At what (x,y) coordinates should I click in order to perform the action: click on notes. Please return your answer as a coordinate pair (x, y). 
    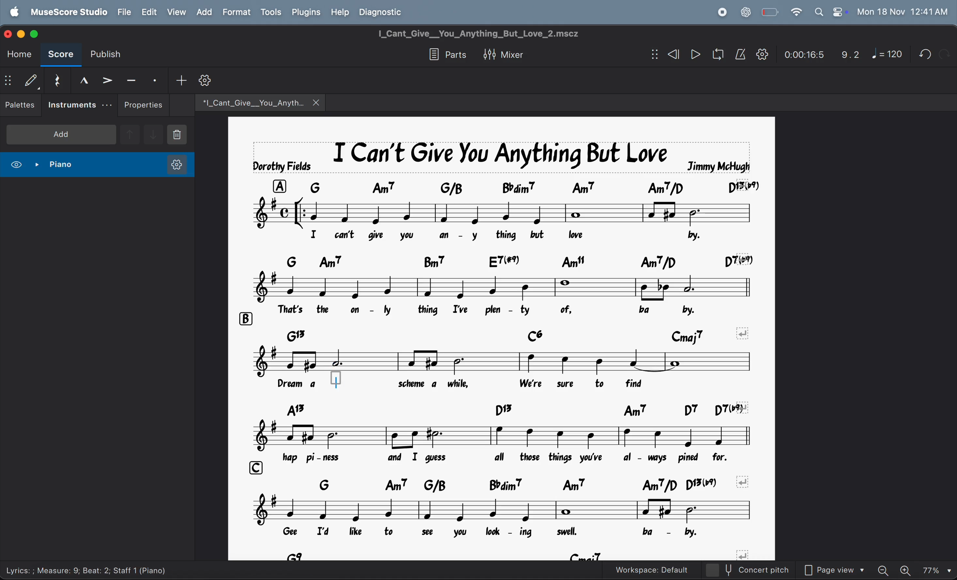
    Looking at the image, I should click on (505, 213).